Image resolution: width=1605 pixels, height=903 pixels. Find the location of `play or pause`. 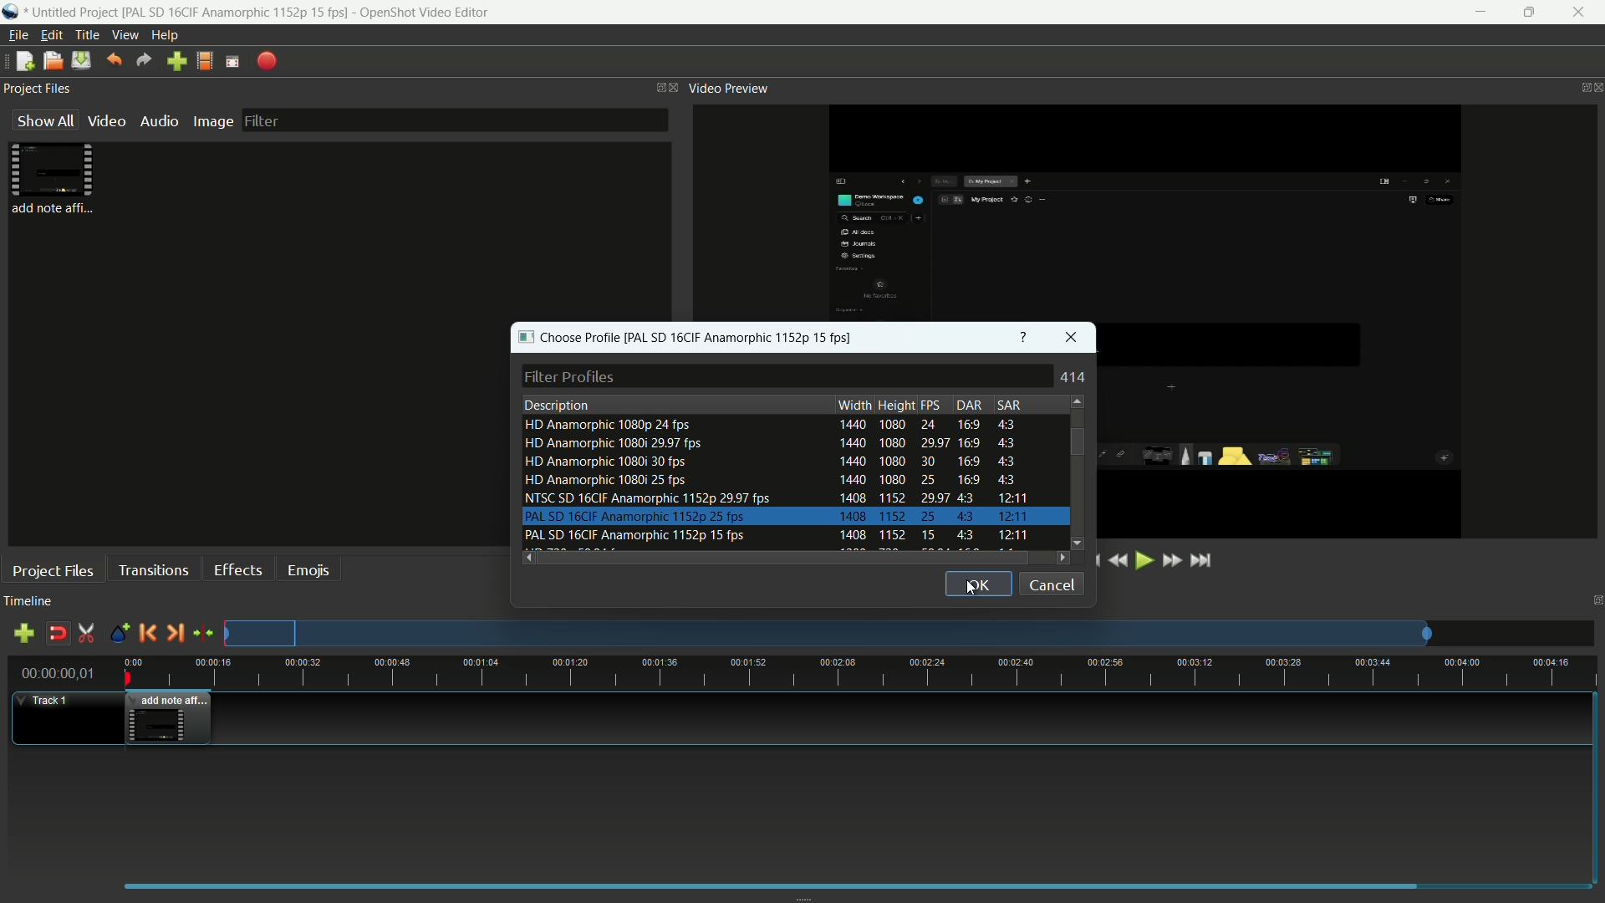

play or pause is located at coordinates (1143, 560).